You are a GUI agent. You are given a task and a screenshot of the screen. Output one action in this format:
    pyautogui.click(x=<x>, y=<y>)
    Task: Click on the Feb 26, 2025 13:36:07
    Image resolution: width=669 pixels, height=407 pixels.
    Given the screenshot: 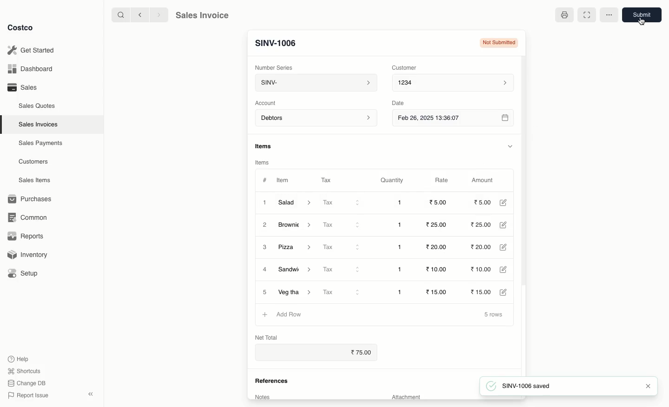 What is the action you would take?
    pyautogui.click(x=454, y=118)
    